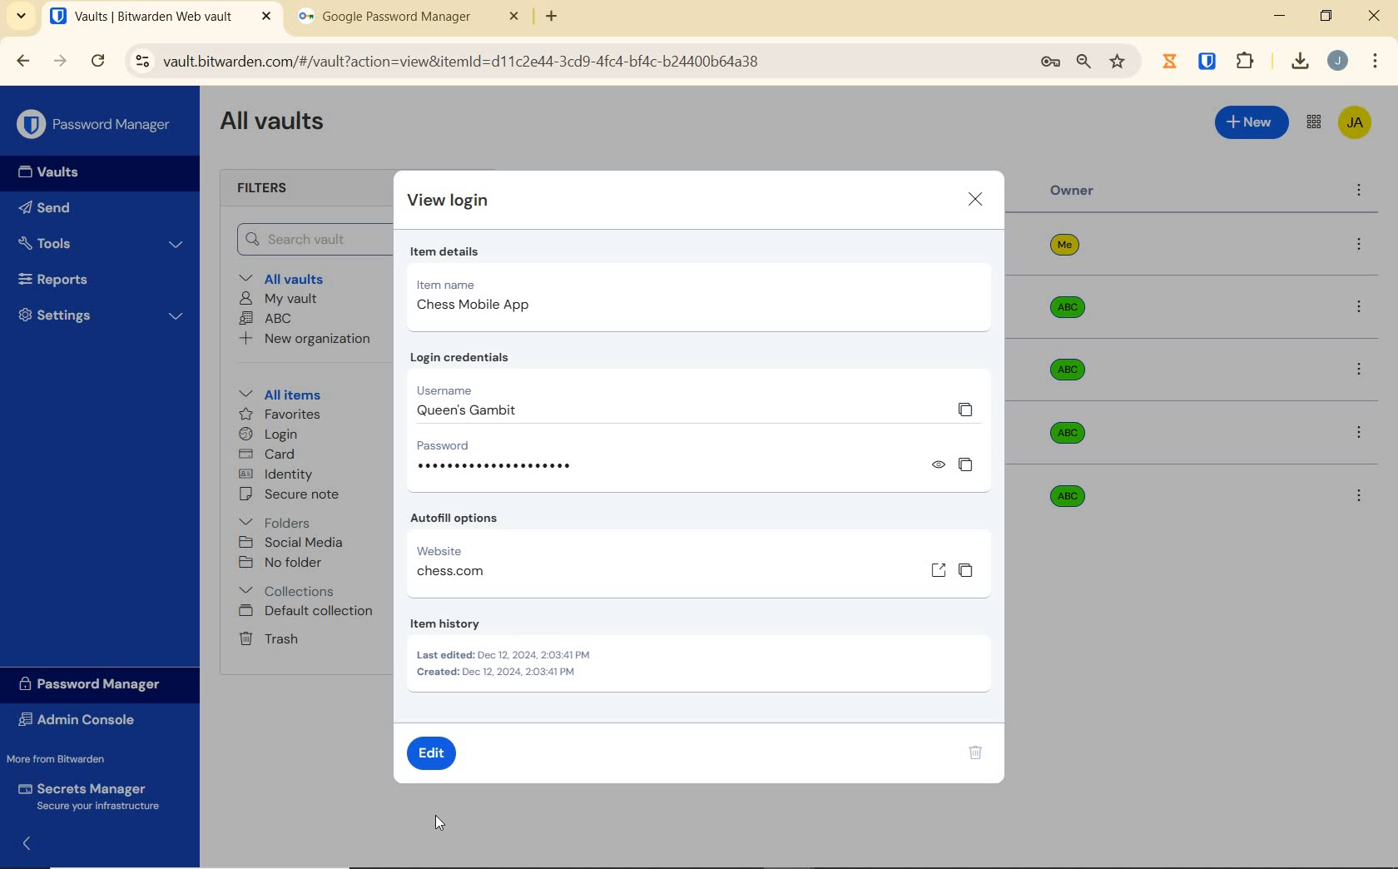  I want to click on more options, so click(1363, 498).